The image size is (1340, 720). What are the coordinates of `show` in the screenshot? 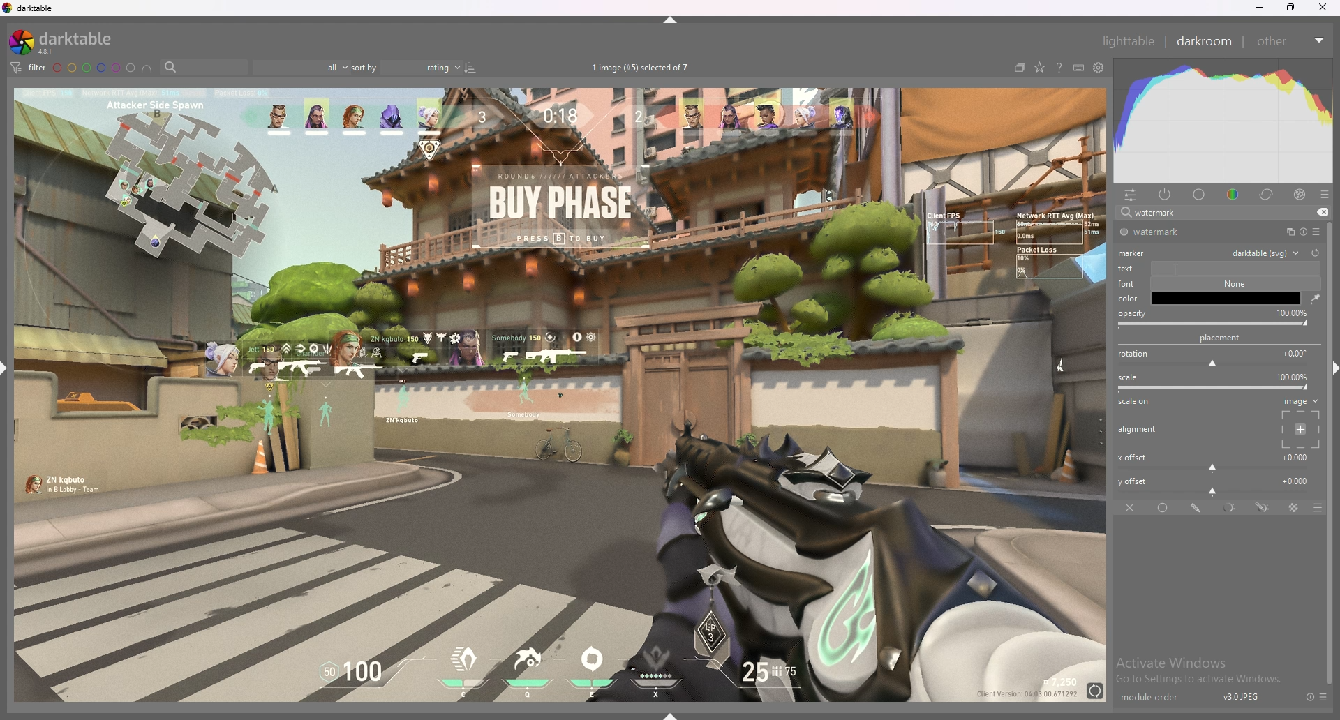 It's located at (676, 712).